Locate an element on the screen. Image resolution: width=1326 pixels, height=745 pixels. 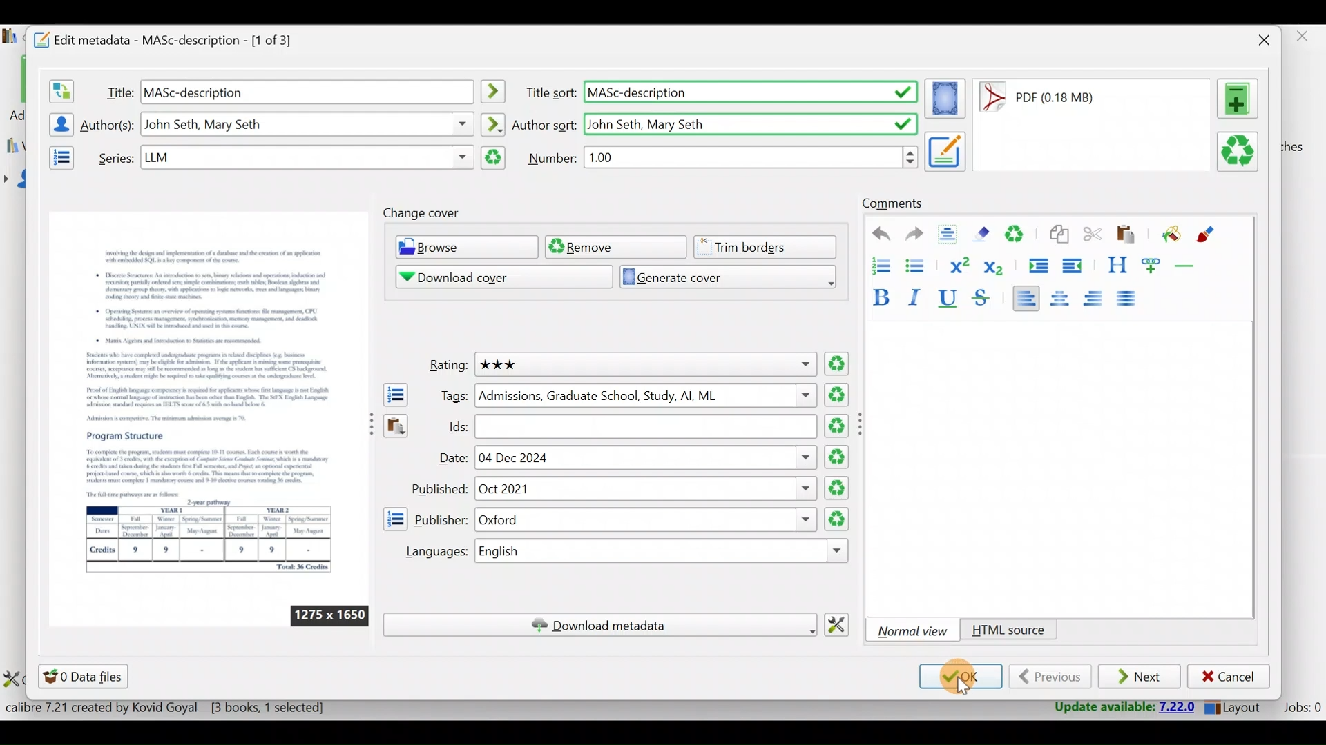
Align centre is located at coordinates (1066, 296).